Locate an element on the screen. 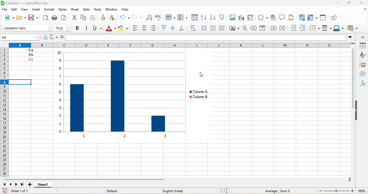 The image size is (368, 194). date is located at coordinates (263, 28).